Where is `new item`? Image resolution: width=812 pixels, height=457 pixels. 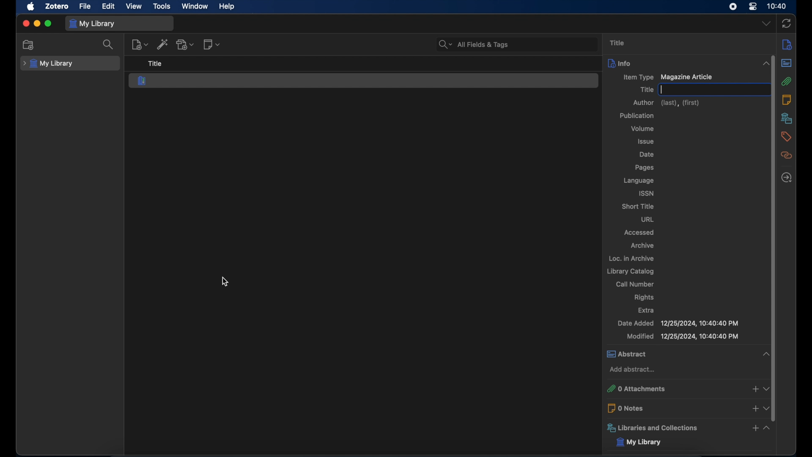
new item is located at coordinates (140, 44).